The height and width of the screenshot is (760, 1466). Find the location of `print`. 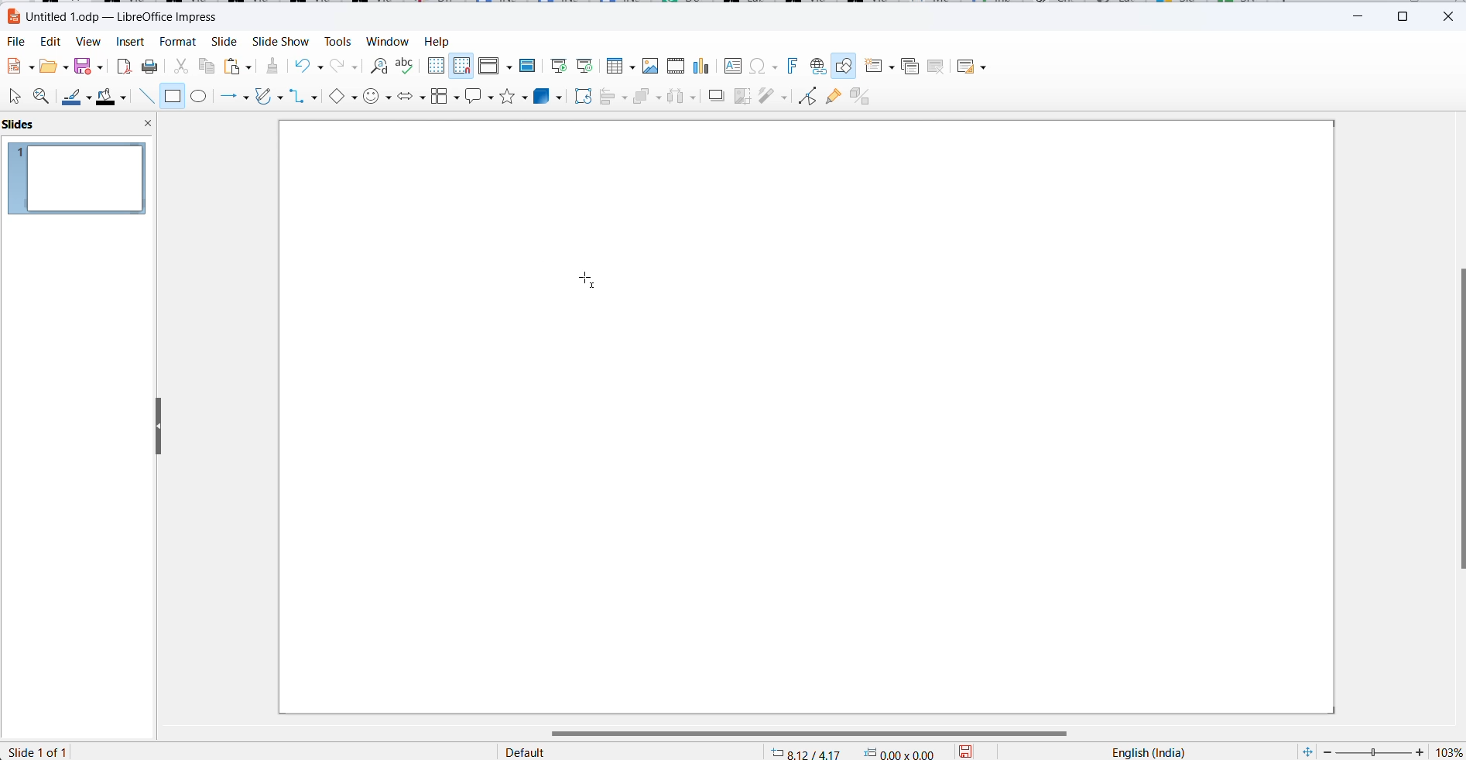

print is located at coordinates (151, 68).